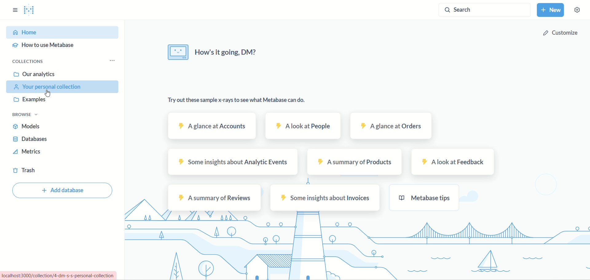  Describe the element at coordinates (447, 162) in the screenshot. I see `A look at feedback` at that location.